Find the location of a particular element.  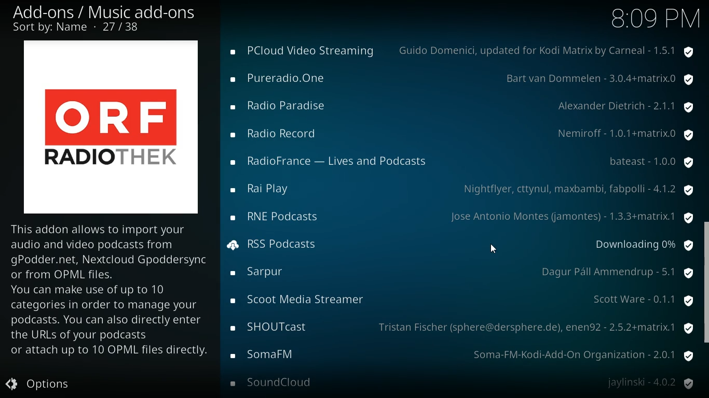

provider is located at coordinates (616, 272).